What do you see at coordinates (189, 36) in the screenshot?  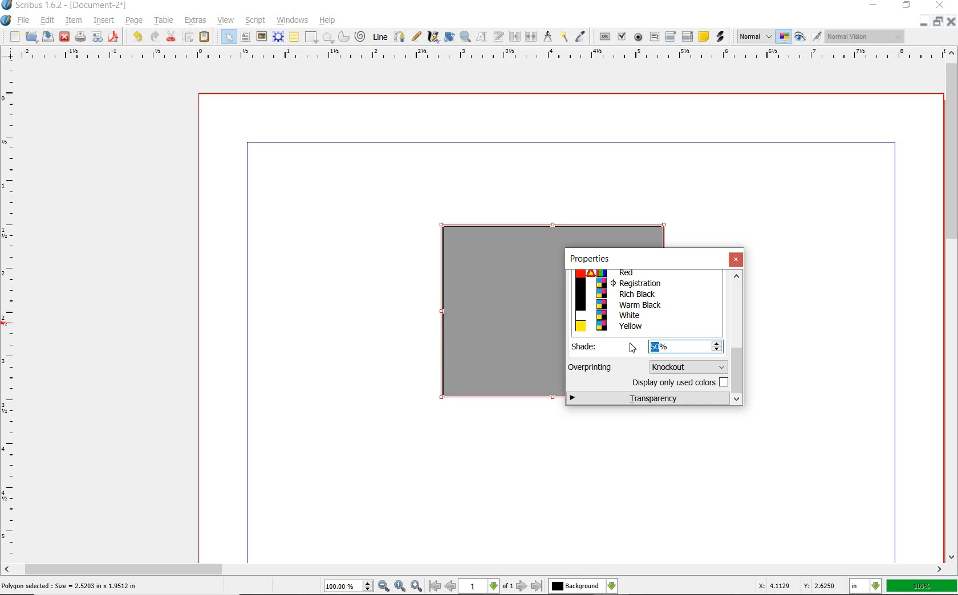 I see `copy` at bounding box center [189, 36].